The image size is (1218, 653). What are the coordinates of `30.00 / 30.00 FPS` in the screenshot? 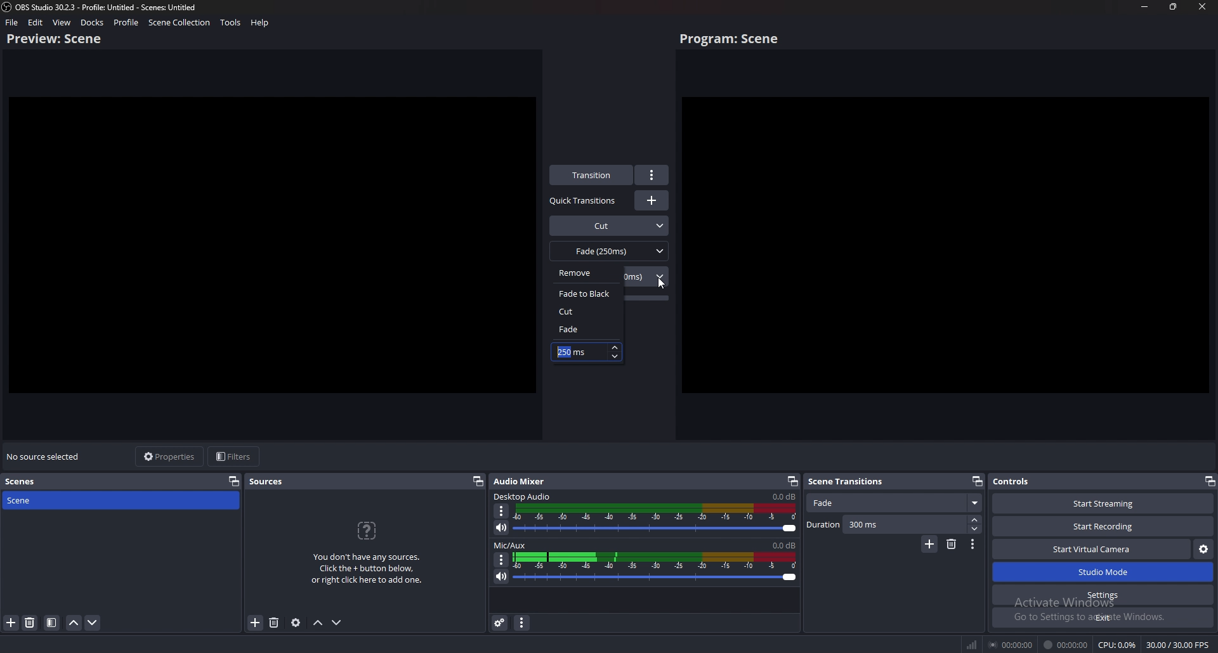 It's located at (1178, 644).